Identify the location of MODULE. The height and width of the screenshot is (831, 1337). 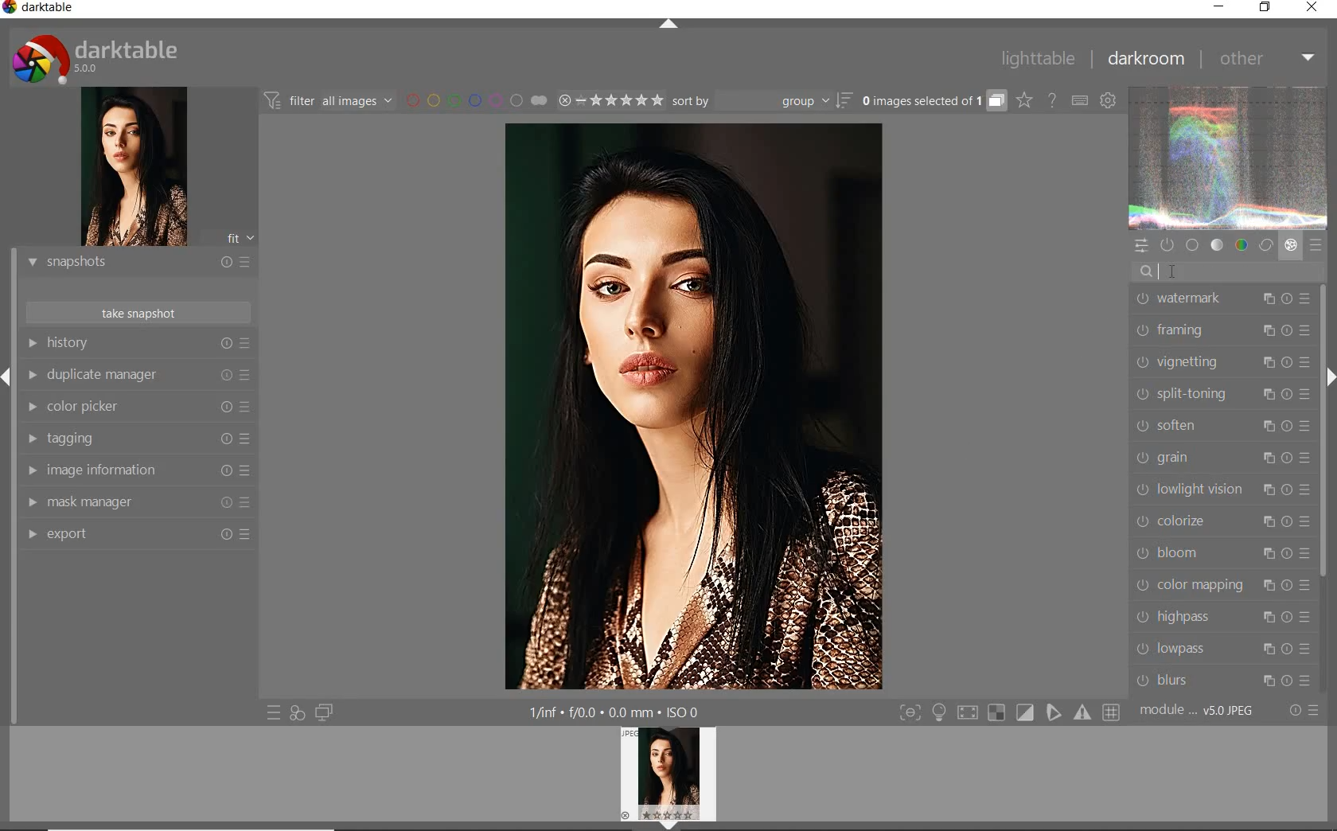
(1200, 714).